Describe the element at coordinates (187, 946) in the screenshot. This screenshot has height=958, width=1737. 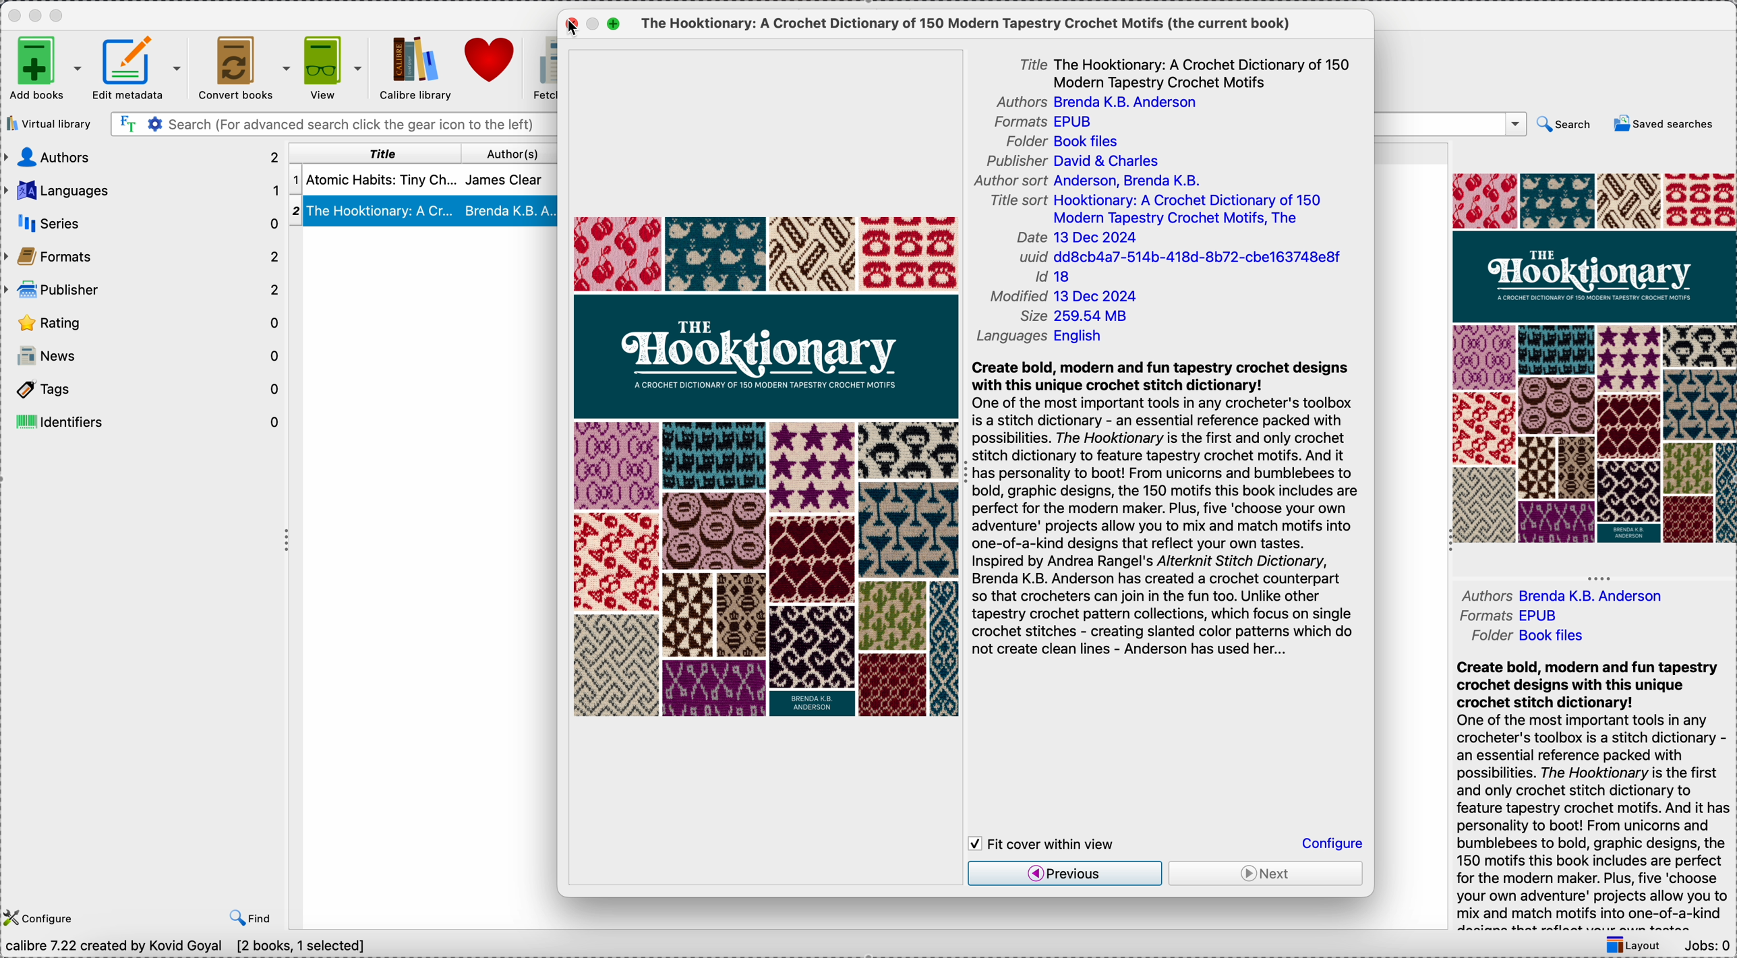
I see `Calibre 7.22 created by Kovid Goyal [2 books, 1 selected]` at that location.